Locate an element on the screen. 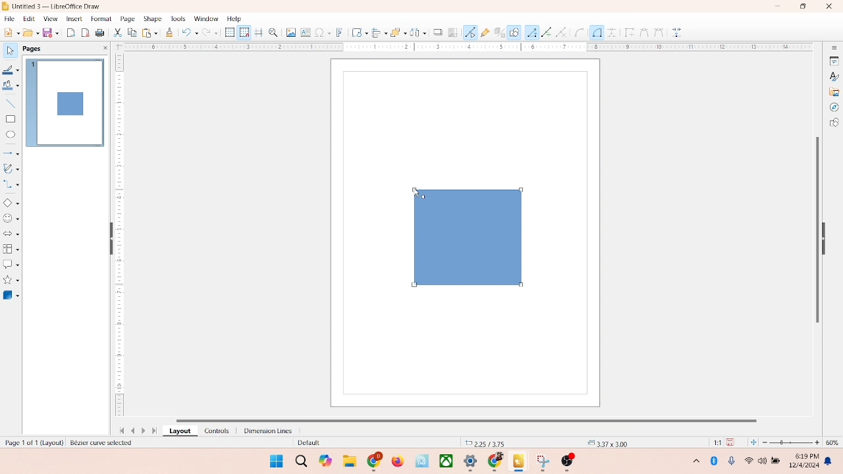  shapes is located at coordinates (465, 236).